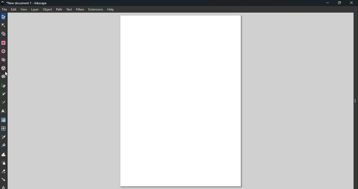  What do you see at coordinates (4, 112) in the screenshot?
I see `Text tool` at bounding box center [4, 112].